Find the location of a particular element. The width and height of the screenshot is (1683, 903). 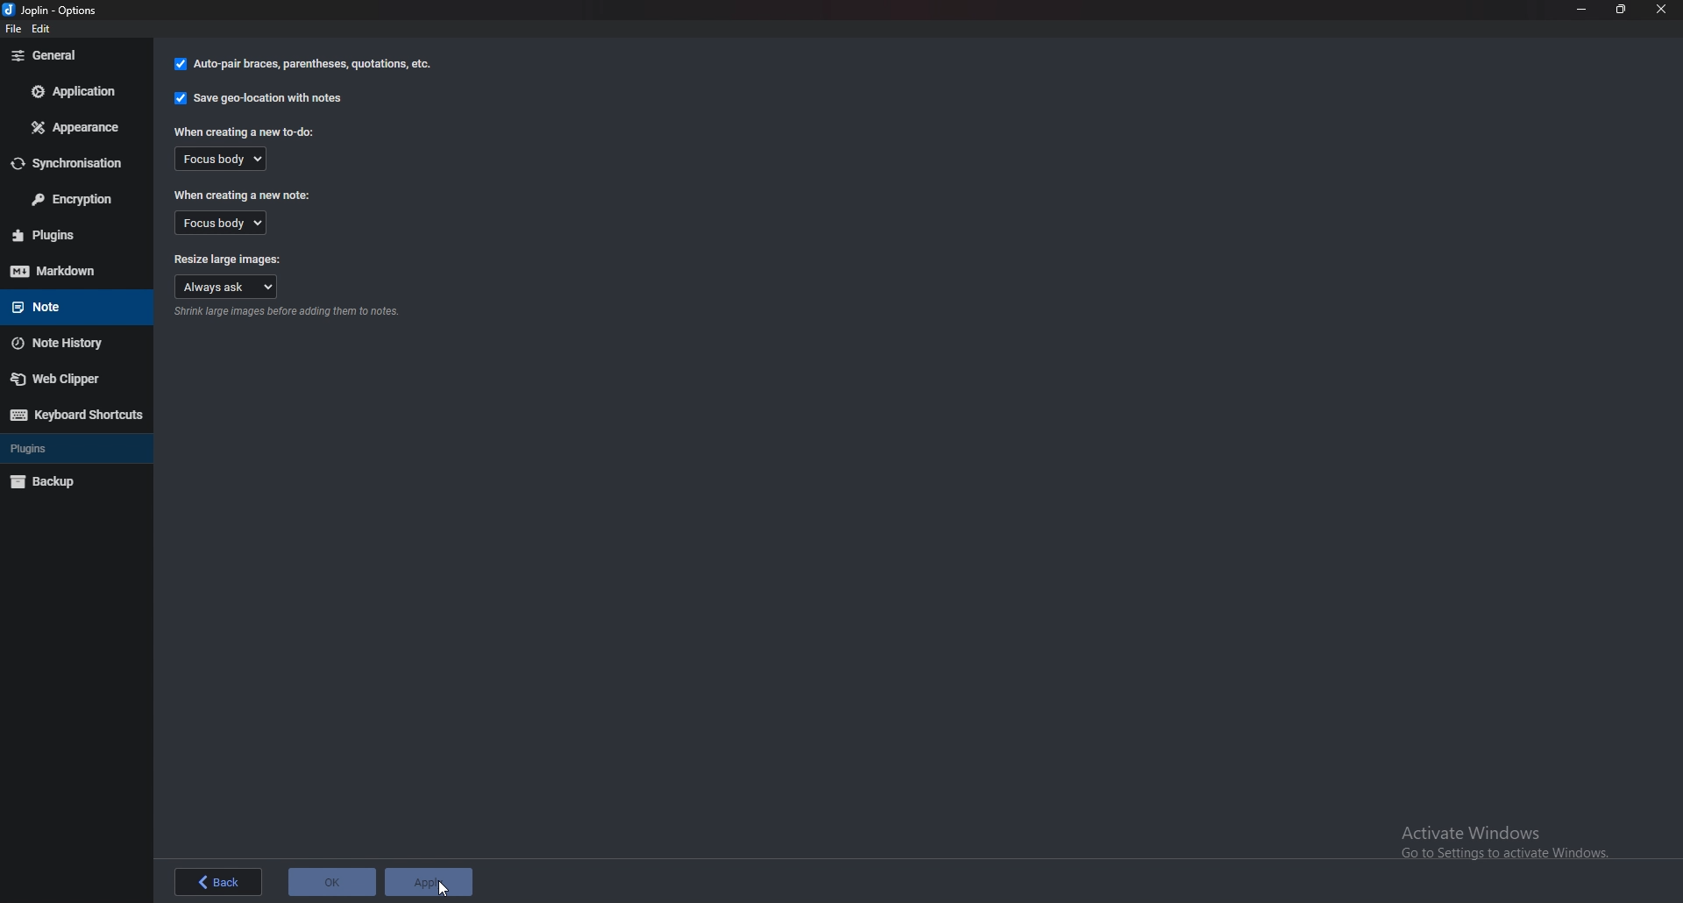

Keyboard shortcuts is located at coordinates (77, 414).